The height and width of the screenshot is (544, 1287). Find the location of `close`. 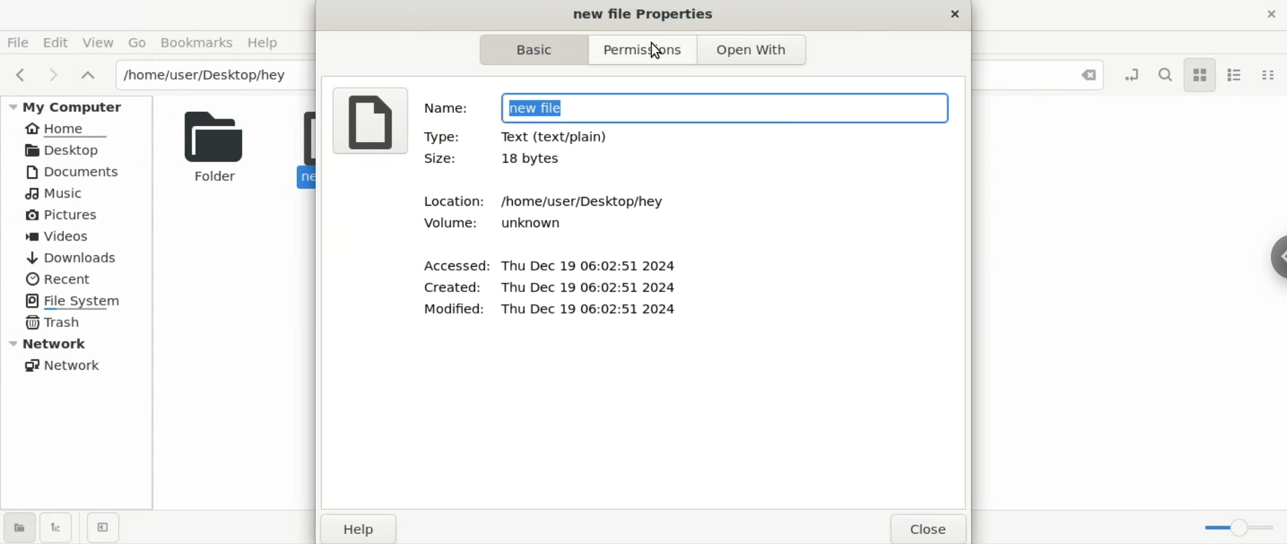

close is located at coordinates (1272, 18).